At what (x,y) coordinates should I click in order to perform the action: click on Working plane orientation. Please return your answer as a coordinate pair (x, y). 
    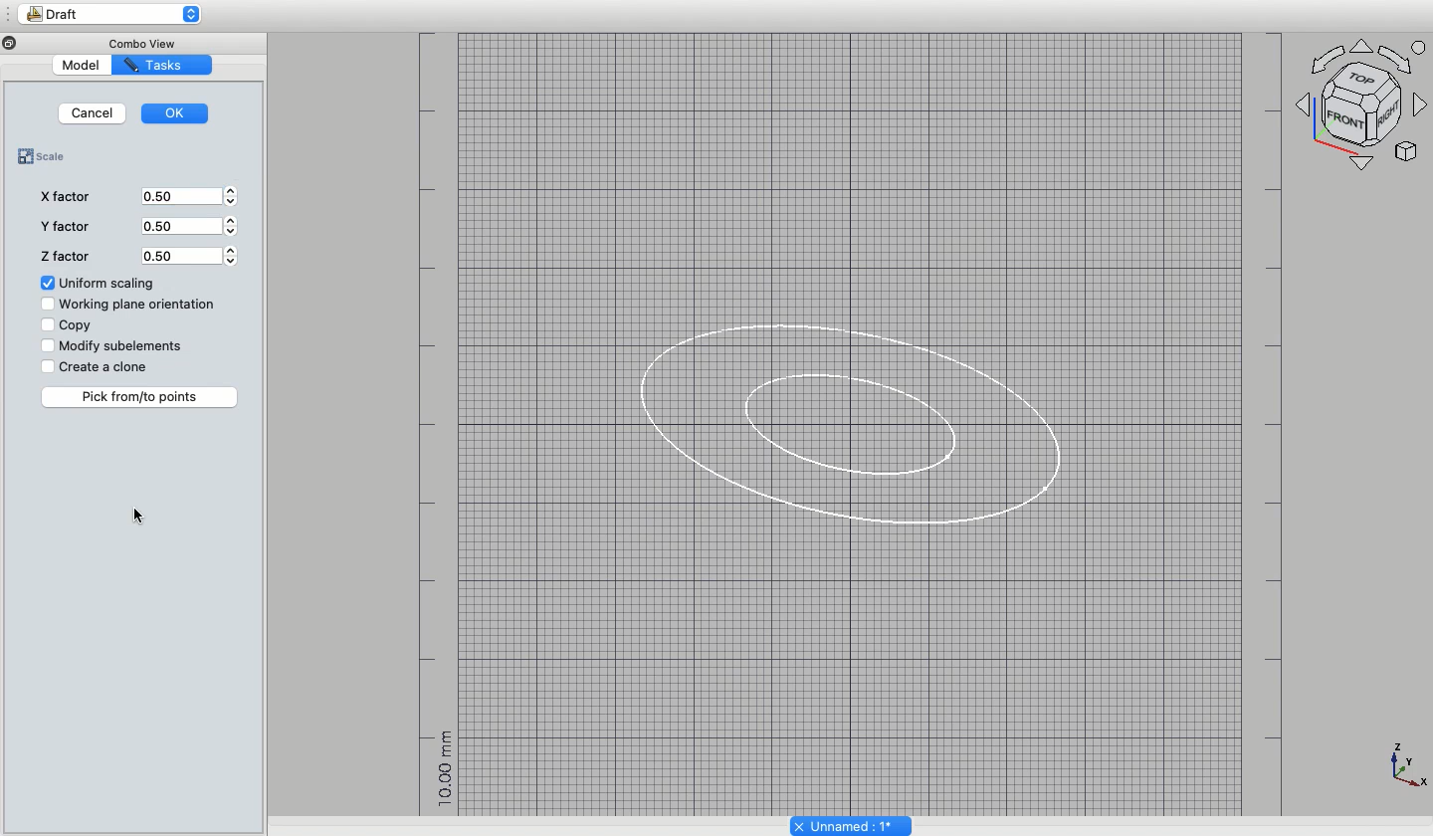
    Looking at the image, I should click on (130, 305).